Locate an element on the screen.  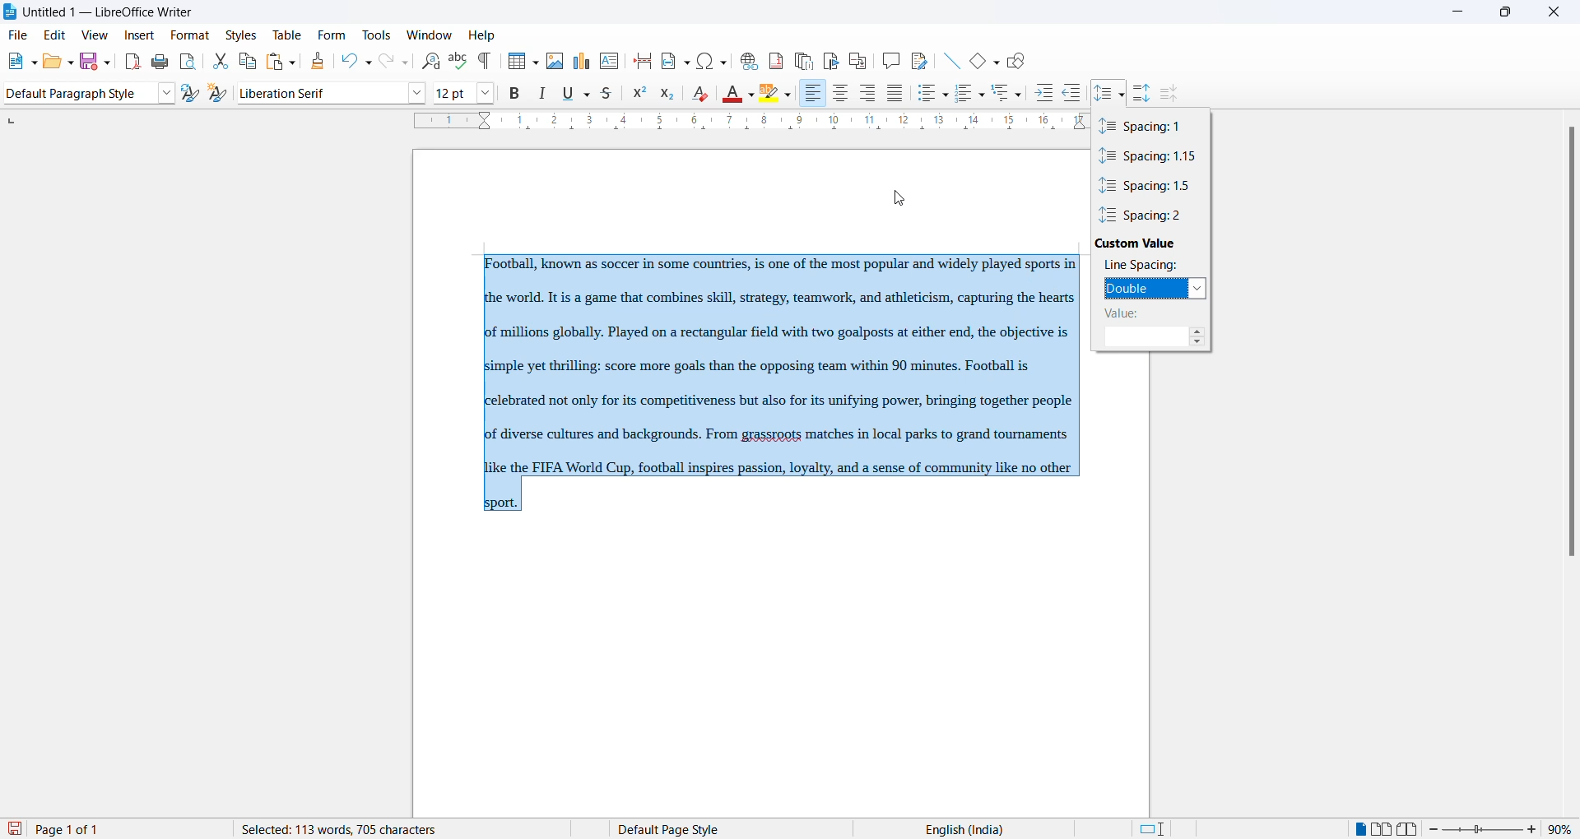
file title is located at coordinates (106, 14).